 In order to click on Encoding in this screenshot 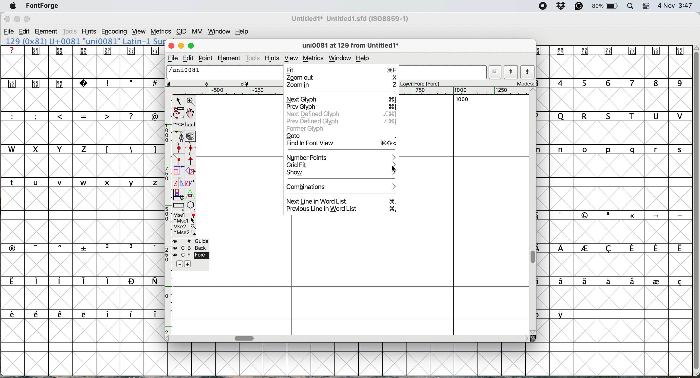, I will do `click(115, 31)`.